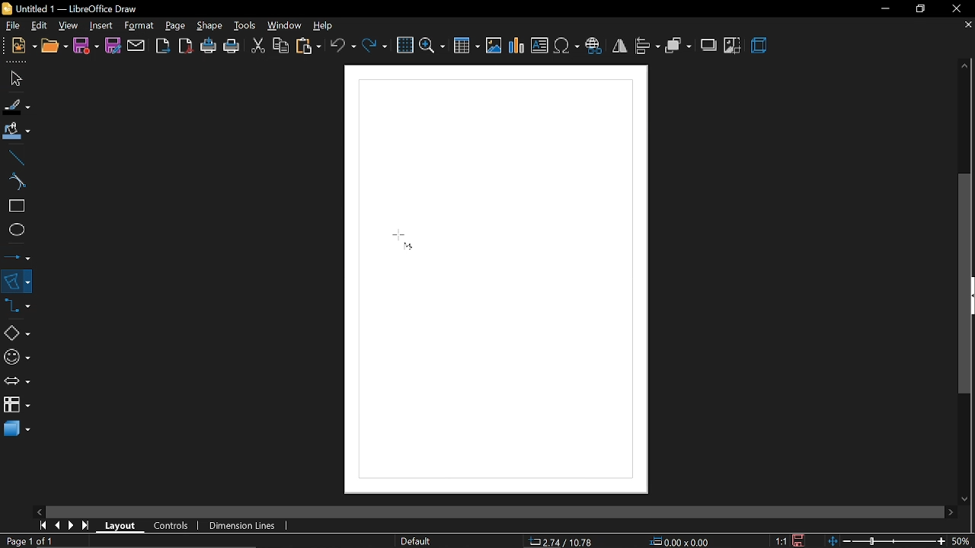 The height and width of the screenshot is (548, 975). I want to click on fill color, so click(14, 131).